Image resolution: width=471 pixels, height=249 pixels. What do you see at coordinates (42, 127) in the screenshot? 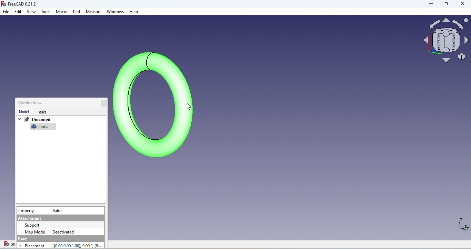
I see `Torus` at bounding box center [42, 127].